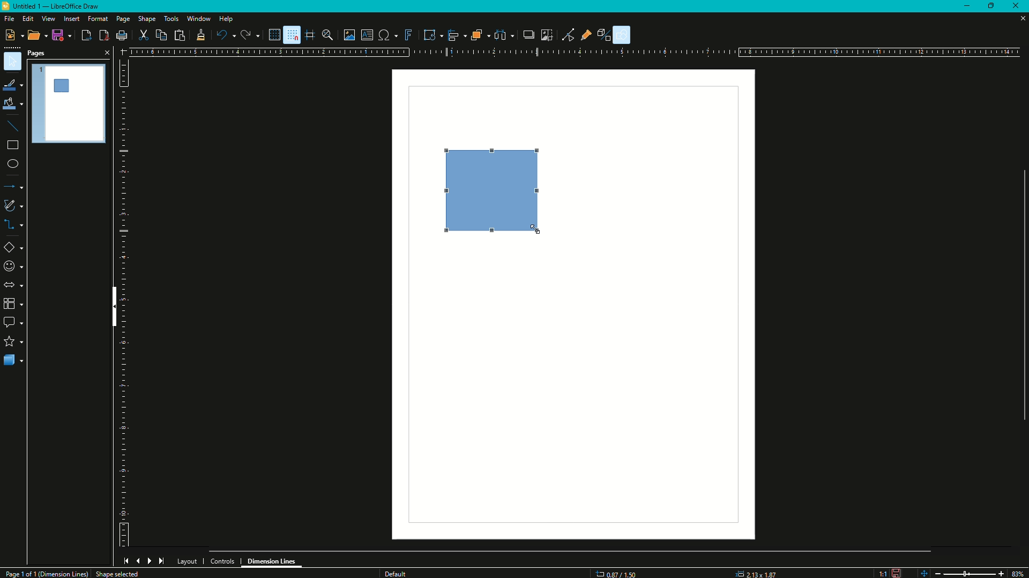 The width and height of the screenshot is (1029, 578). What do you see at coordinates (14, 205) in the screenshot?
I see `Sketch` at bounding box center [14, 205].